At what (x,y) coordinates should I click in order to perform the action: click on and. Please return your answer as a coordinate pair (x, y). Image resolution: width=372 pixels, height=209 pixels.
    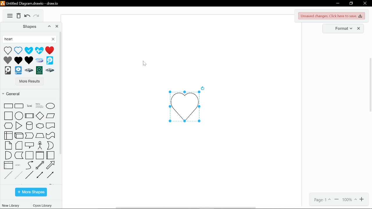
    Looking at the image, I should click on (8, 156).